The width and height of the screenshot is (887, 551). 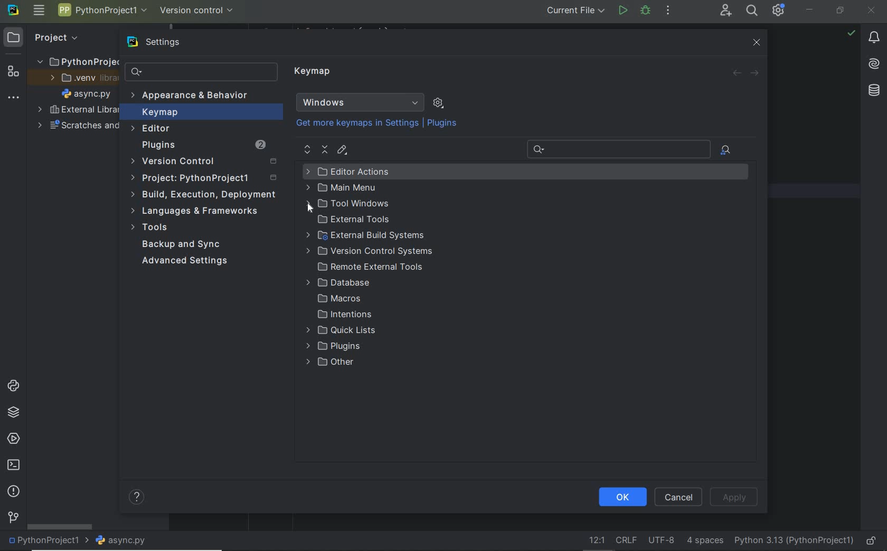 I want to click on notifications, so click(x=874, y=38).